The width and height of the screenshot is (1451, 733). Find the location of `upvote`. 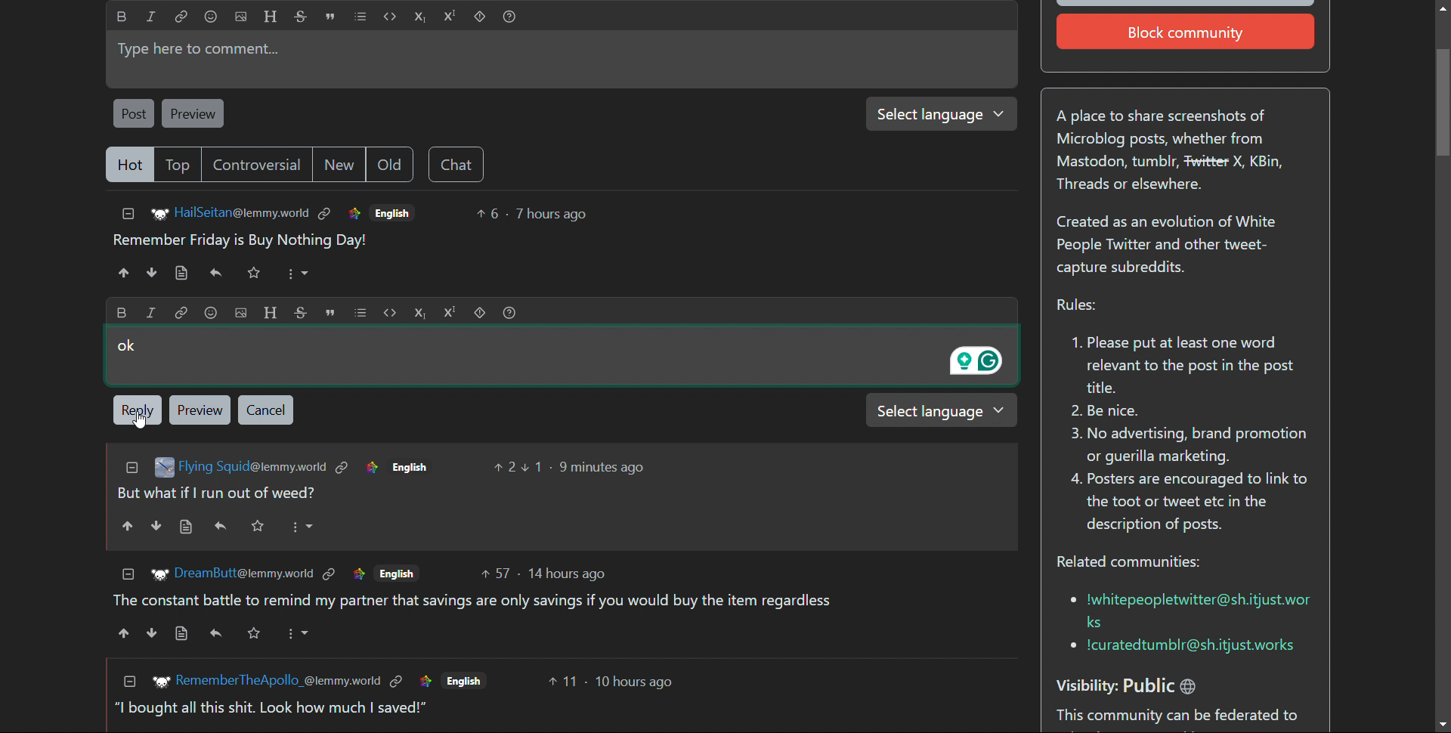

upvote is located at coordinates (118, 635).